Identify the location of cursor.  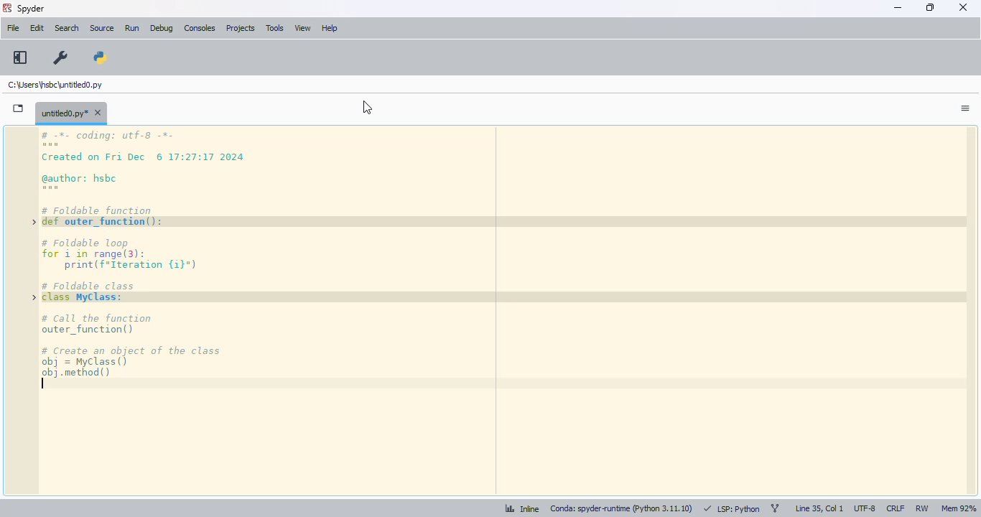
(368, 108).